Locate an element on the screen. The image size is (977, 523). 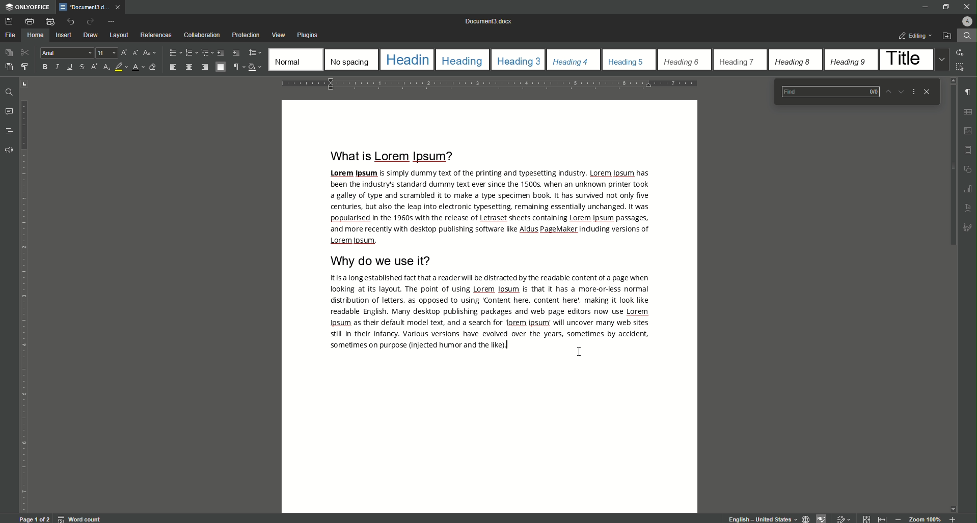
Editing is located at coordinates (914, 35).